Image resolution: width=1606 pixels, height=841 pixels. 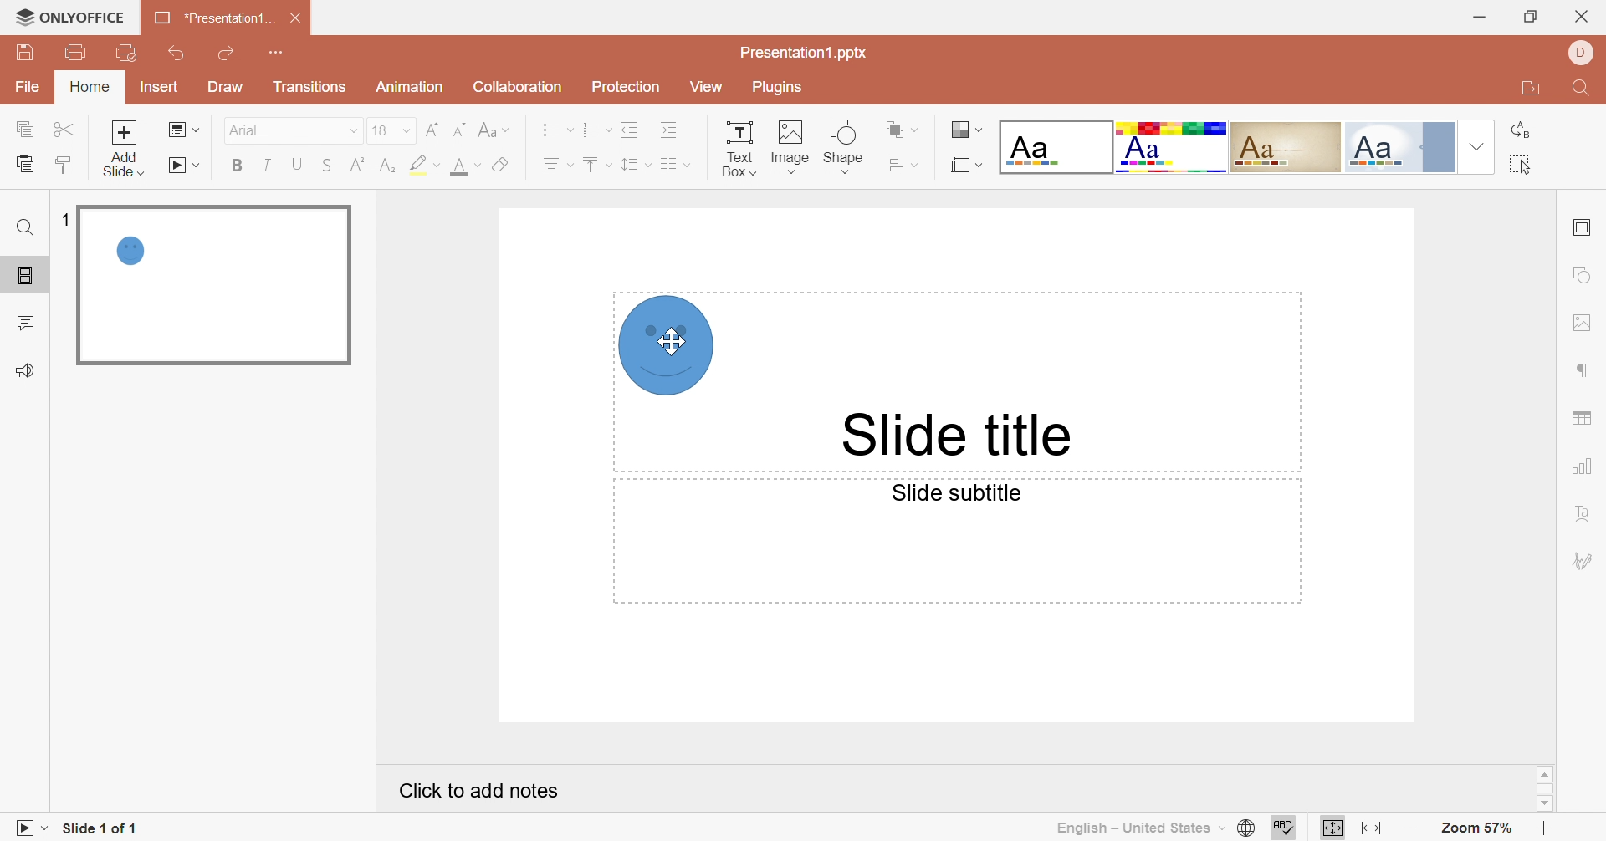 I want to click on font size 18, so click(x=380, y=133).